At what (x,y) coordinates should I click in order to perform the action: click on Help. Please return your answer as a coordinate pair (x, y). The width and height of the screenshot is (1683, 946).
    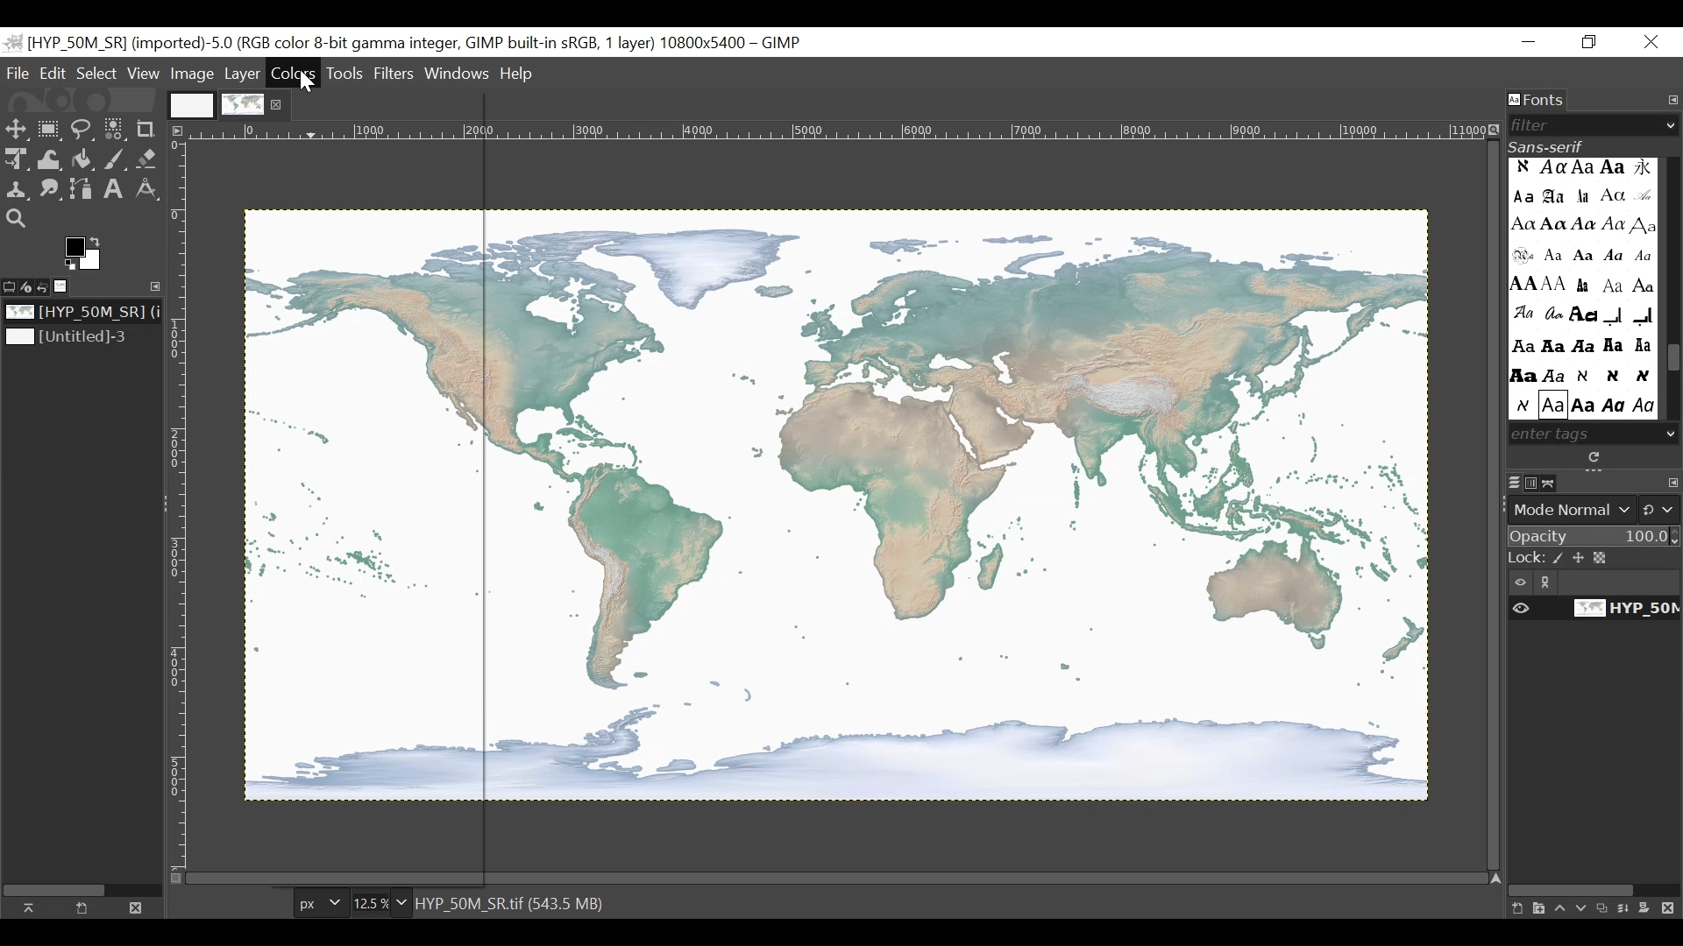
    Looking at the image, I should click on (517, 75).